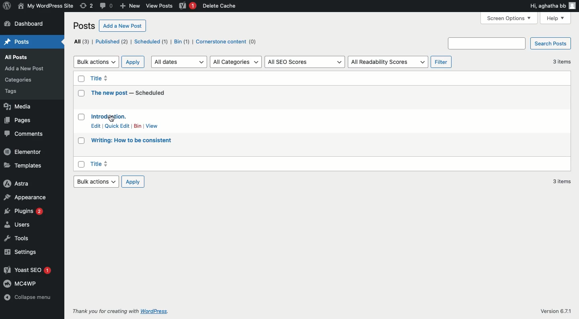  What do you see at coordinates (561, 181) in the screenshot?
I see `3 items` at bounding box center [561, 181].